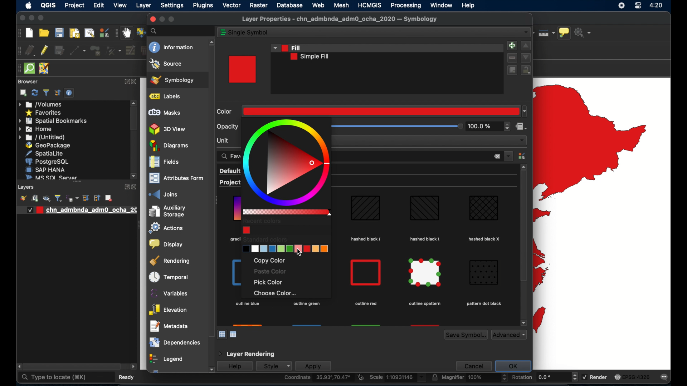 The height and width of the screenshot is (386, 687). I want to click on project styles, so click(229, 183).